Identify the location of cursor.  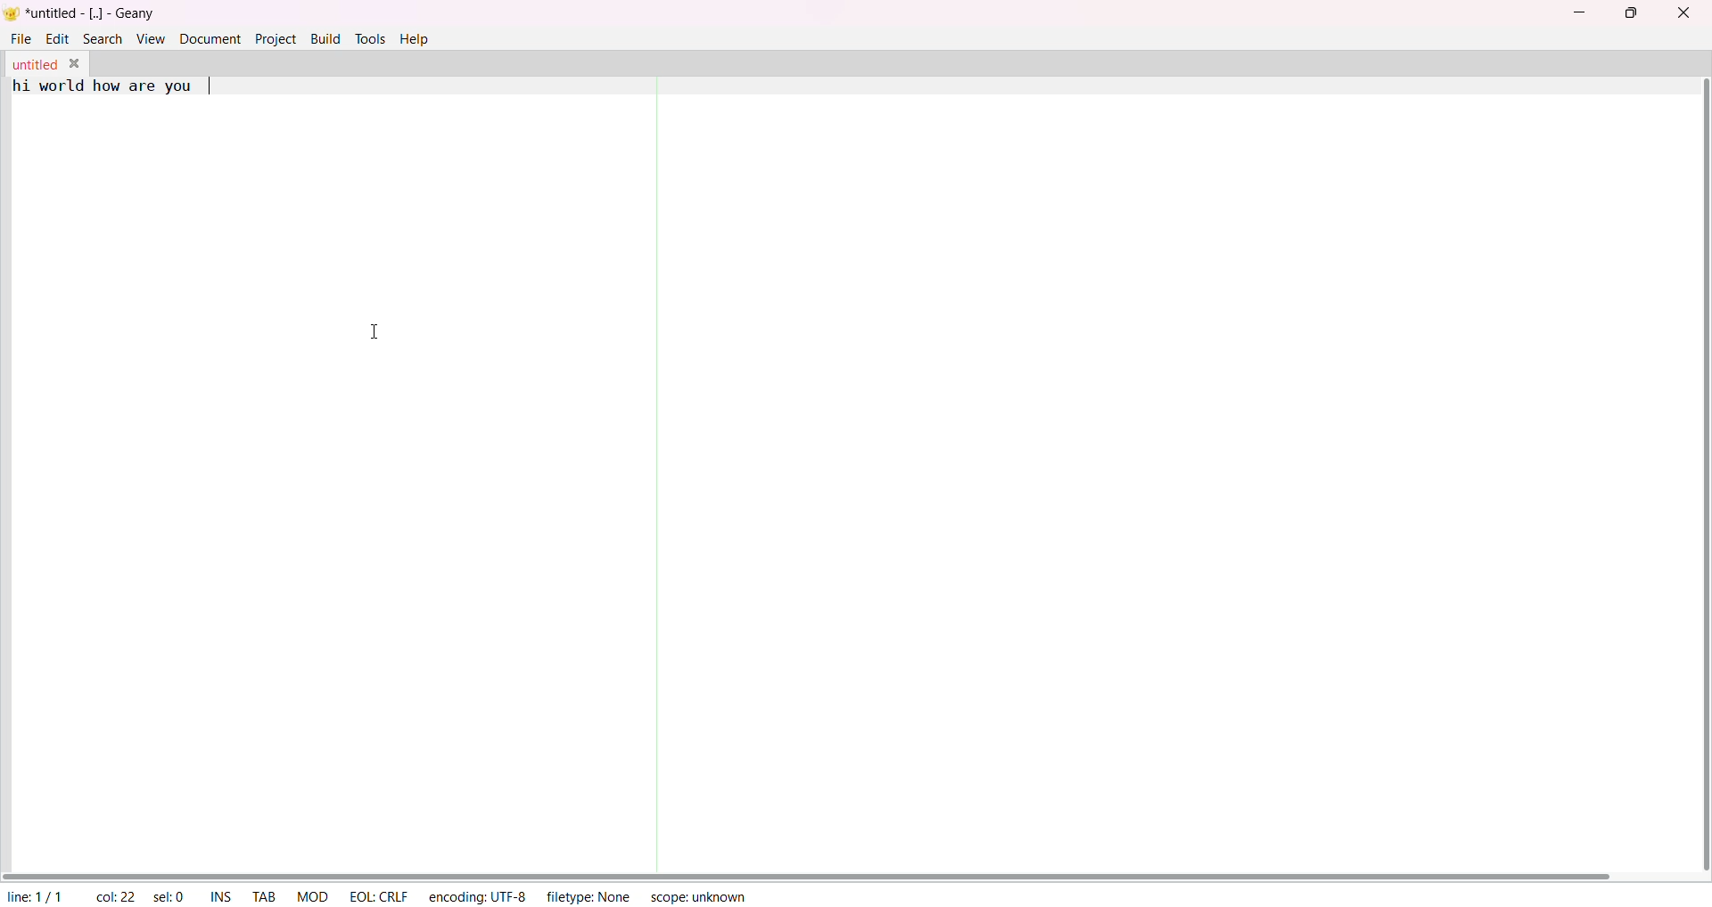
(375, 328).